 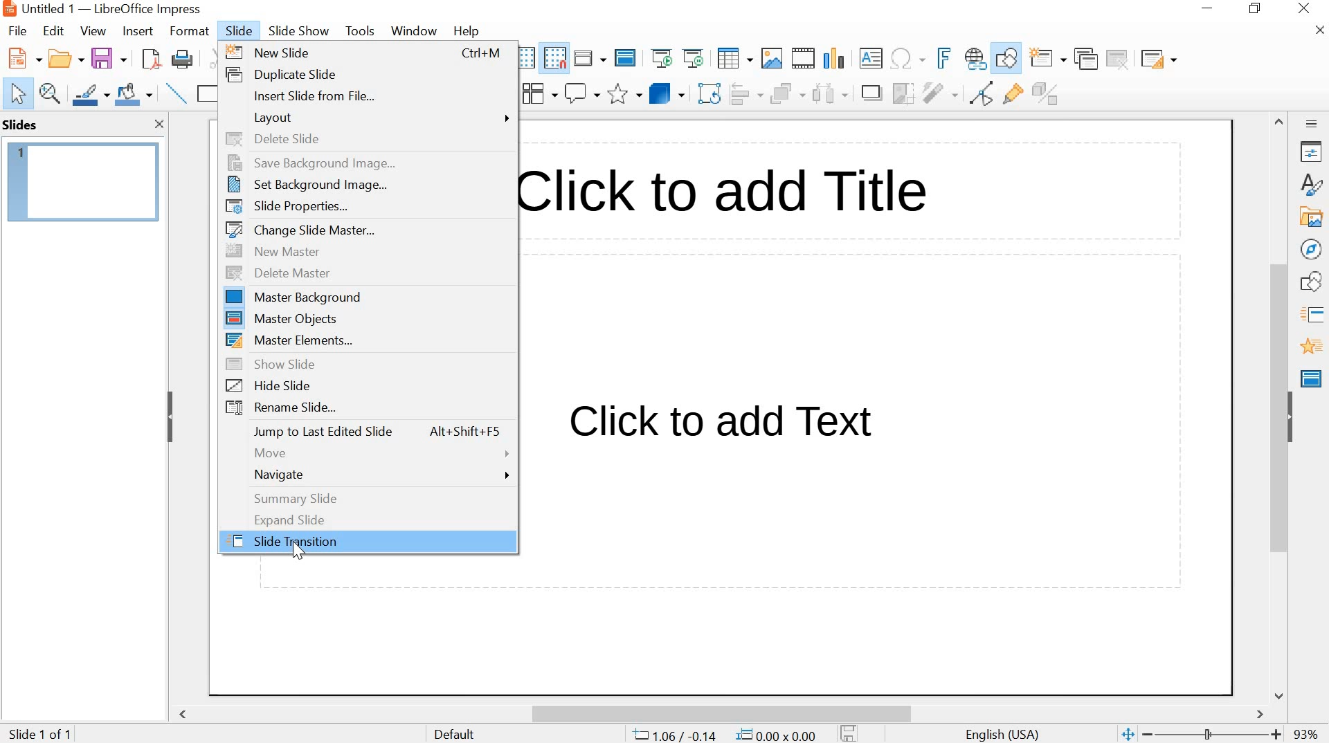 What do you see at coordinates (736, 194) in the screenshot?
I see `Click to add Title` at bounding box center [736, 194].